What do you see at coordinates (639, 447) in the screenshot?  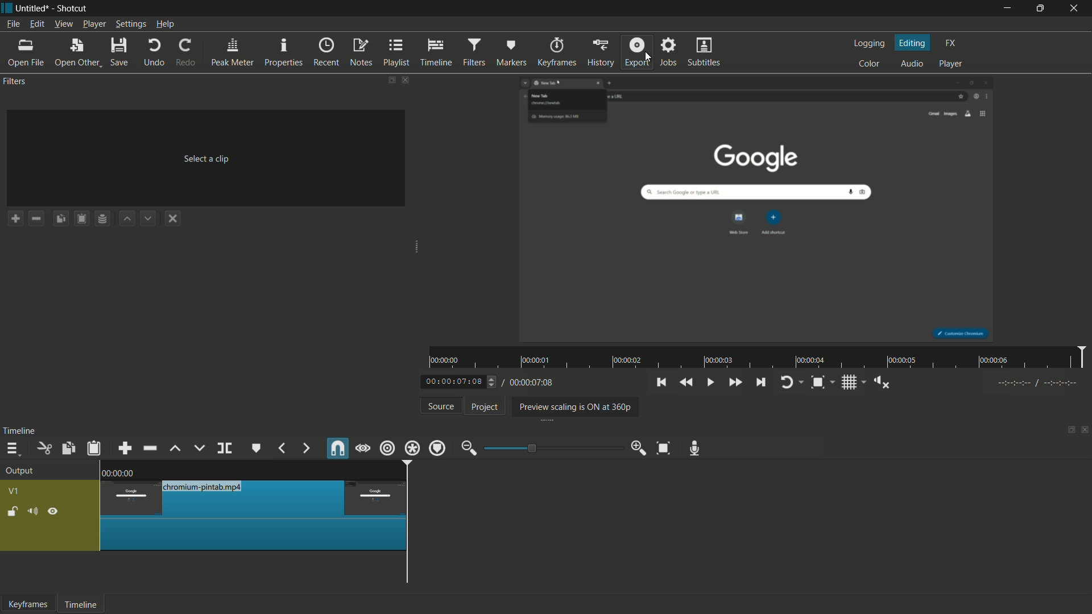 I see `zoom in` at bounding box center [639, 447].